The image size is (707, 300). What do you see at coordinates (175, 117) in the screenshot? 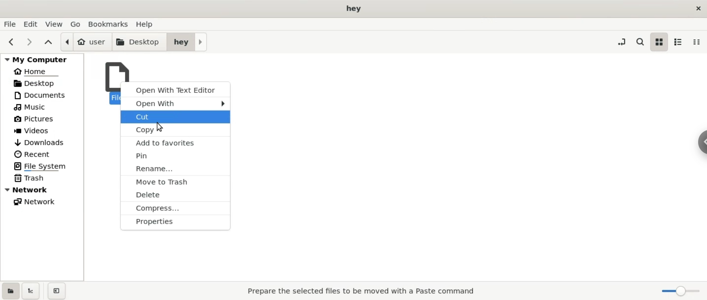
I see `cut` at bounding box center [175, 117].